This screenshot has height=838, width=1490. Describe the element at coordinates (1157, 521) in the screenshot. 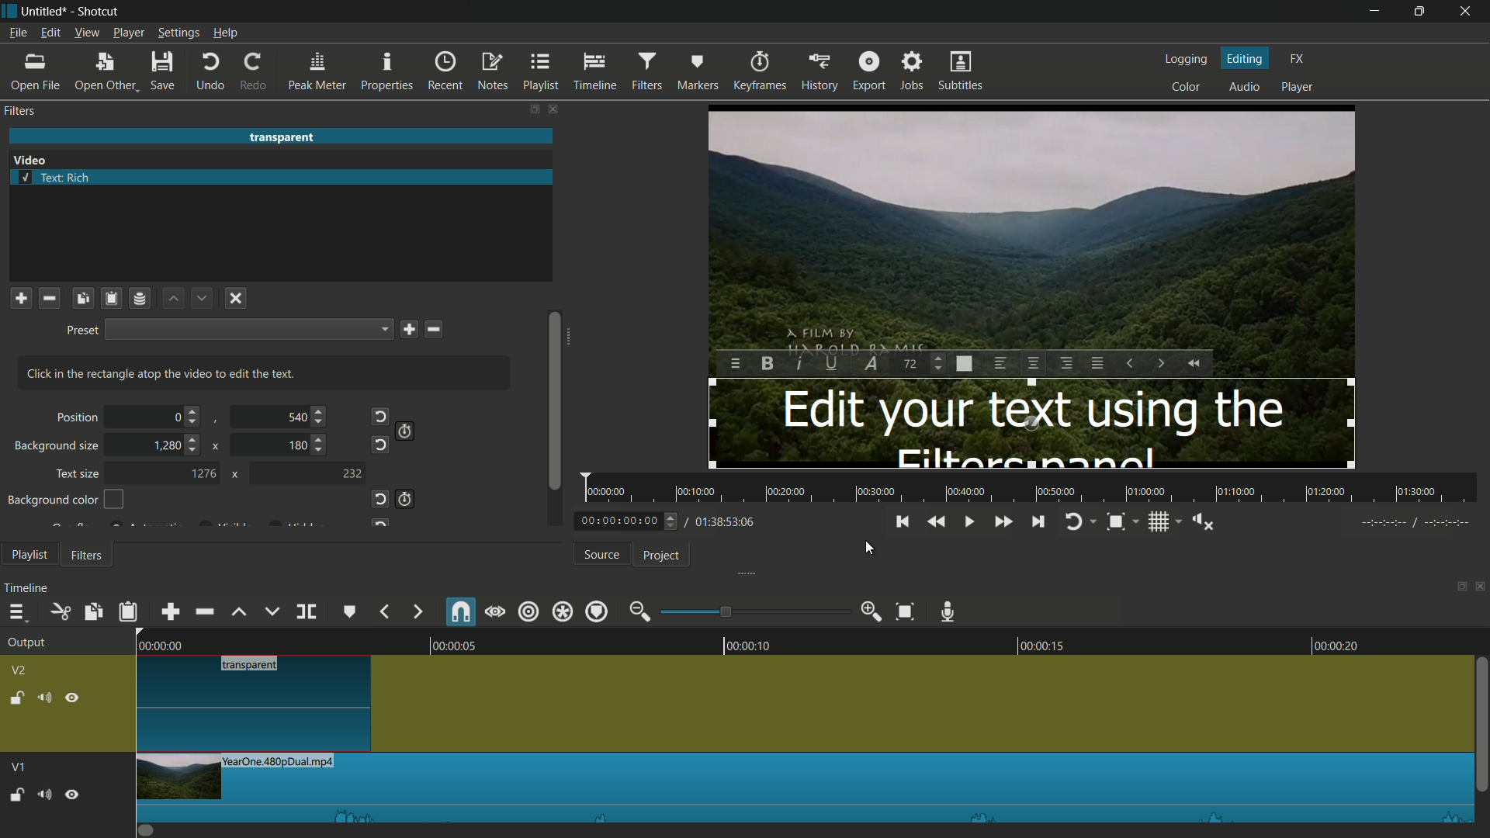

I see `toggle grid` at that location.